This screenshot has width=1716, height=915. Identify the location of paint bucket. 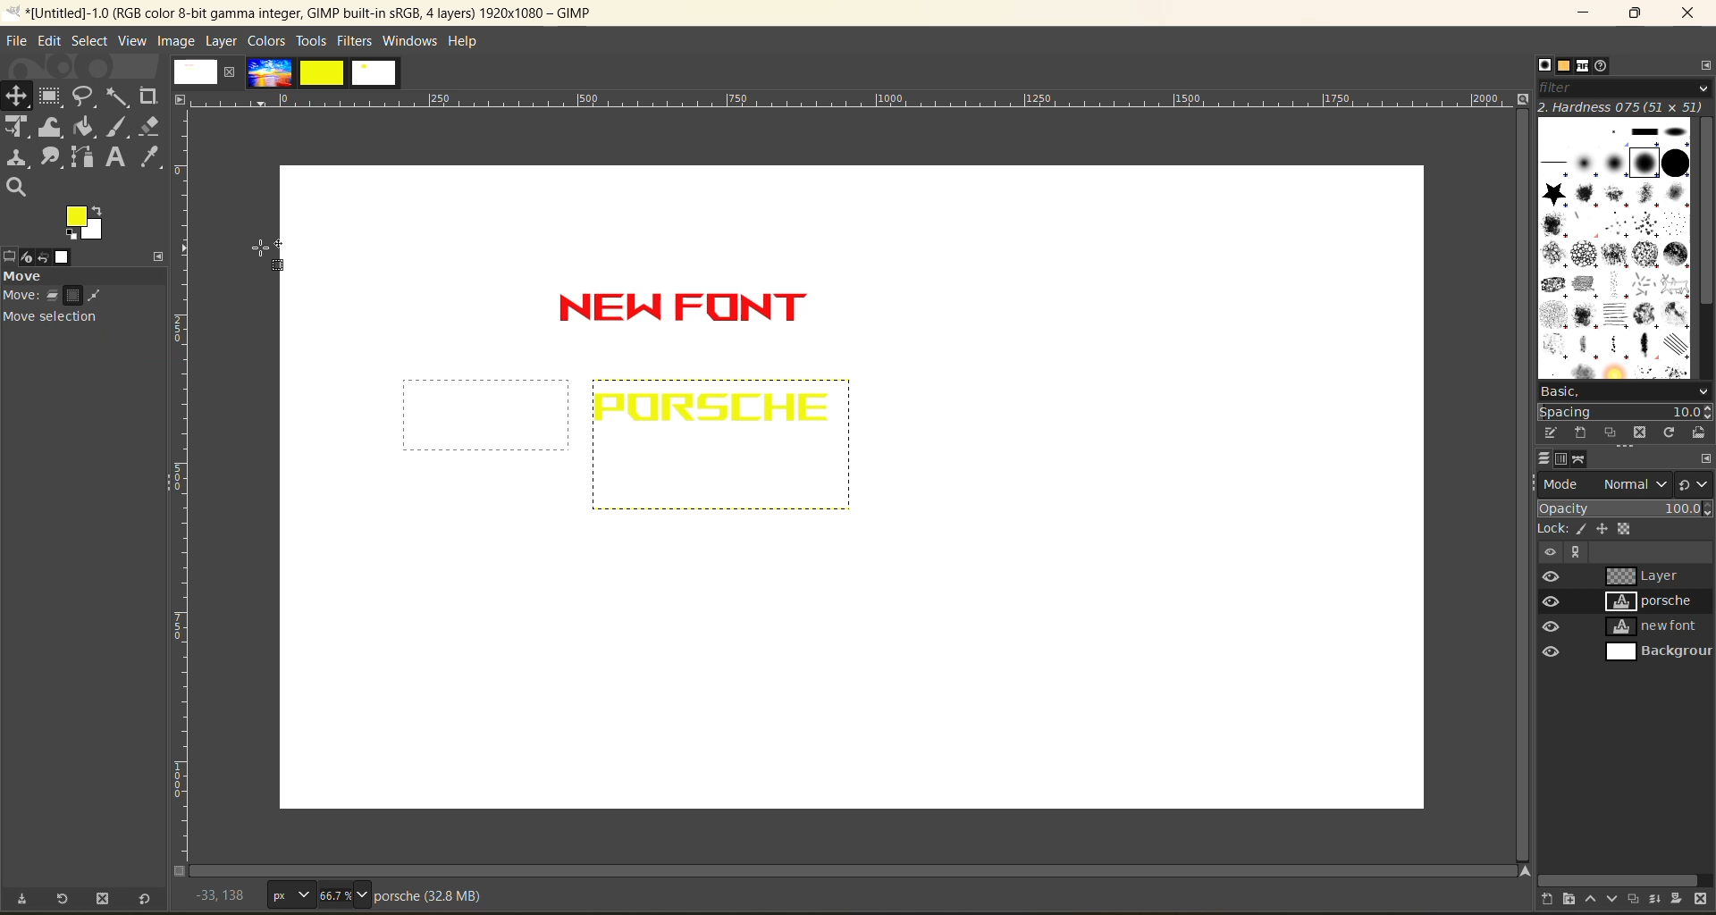
(84, 126).